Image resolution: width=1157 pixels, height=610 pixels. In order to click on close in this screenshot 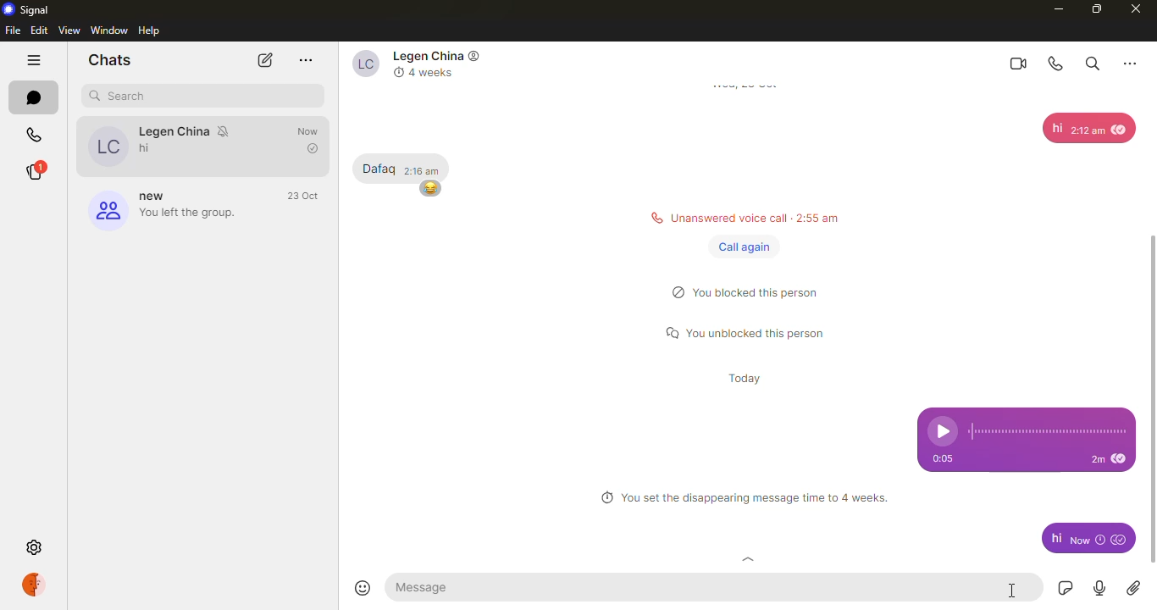, I will do `click(1137, 9)`.